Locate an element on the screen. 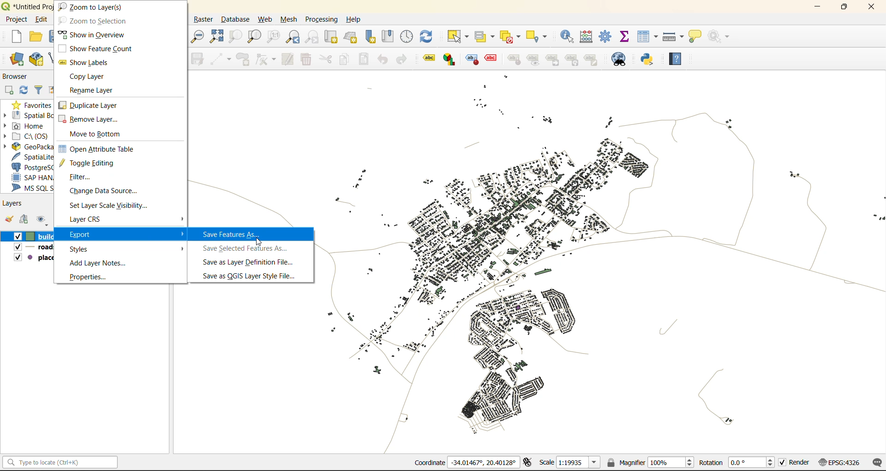  add is located at coordinates (24, 220).